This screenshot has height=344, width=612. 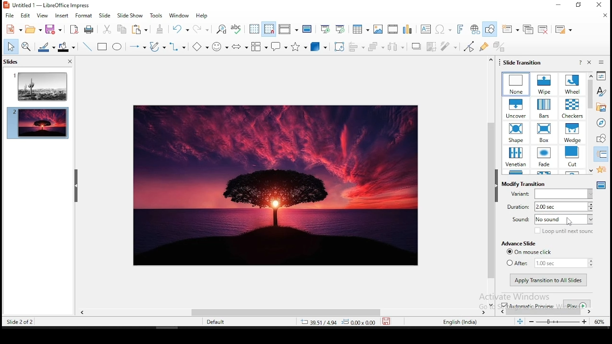 What do you see at coordinates (255, 29) in the screenshot?
I see `show grid` at bounding box center [255, 29].